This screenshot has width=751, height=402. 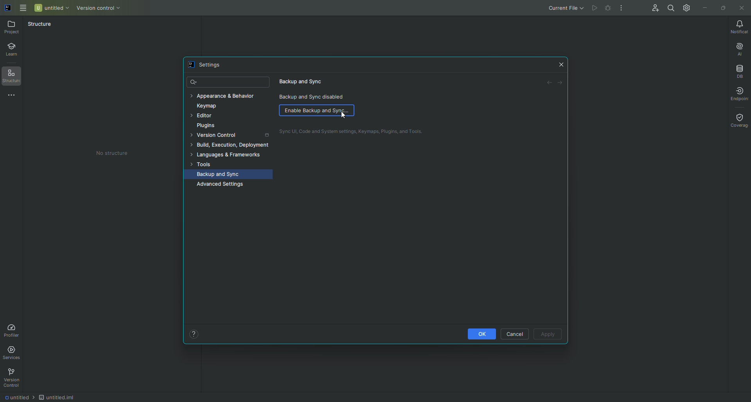 I want to click on Main Menu, so click(x=23, y=7).